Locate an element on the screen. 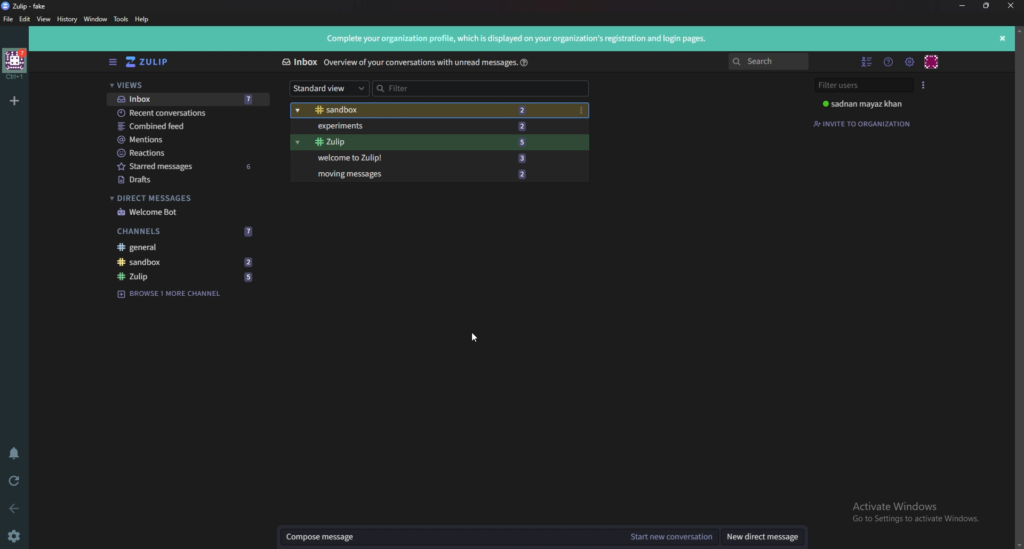  Complete your organization profile, which is displayed on your organization's registration and login pages. is located at coordinates (520, 38).